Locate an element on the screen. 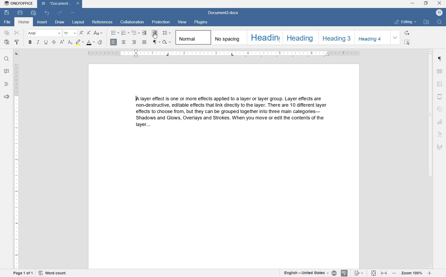 The image size is (446, 277). SIGNATURE is located at coordinates (440, 148).